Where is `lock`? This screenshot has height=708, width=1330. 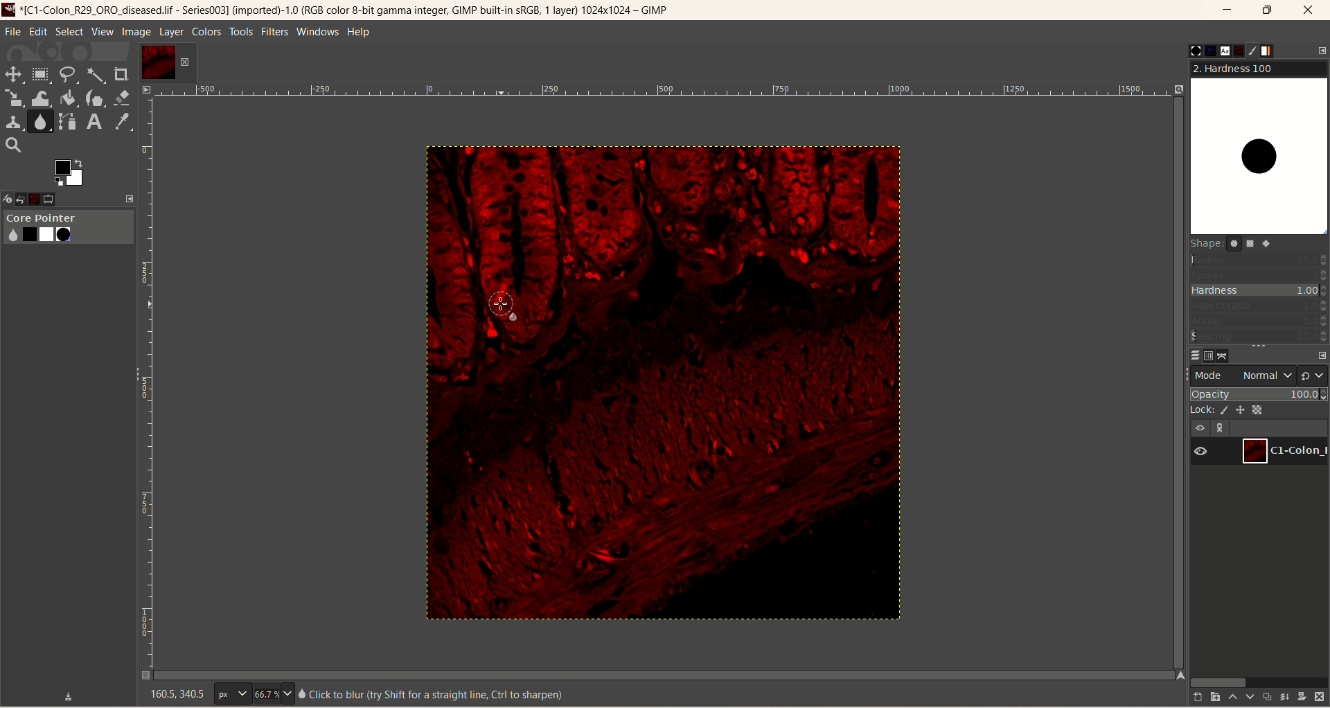
lock is located at coordinates (1200, 409).